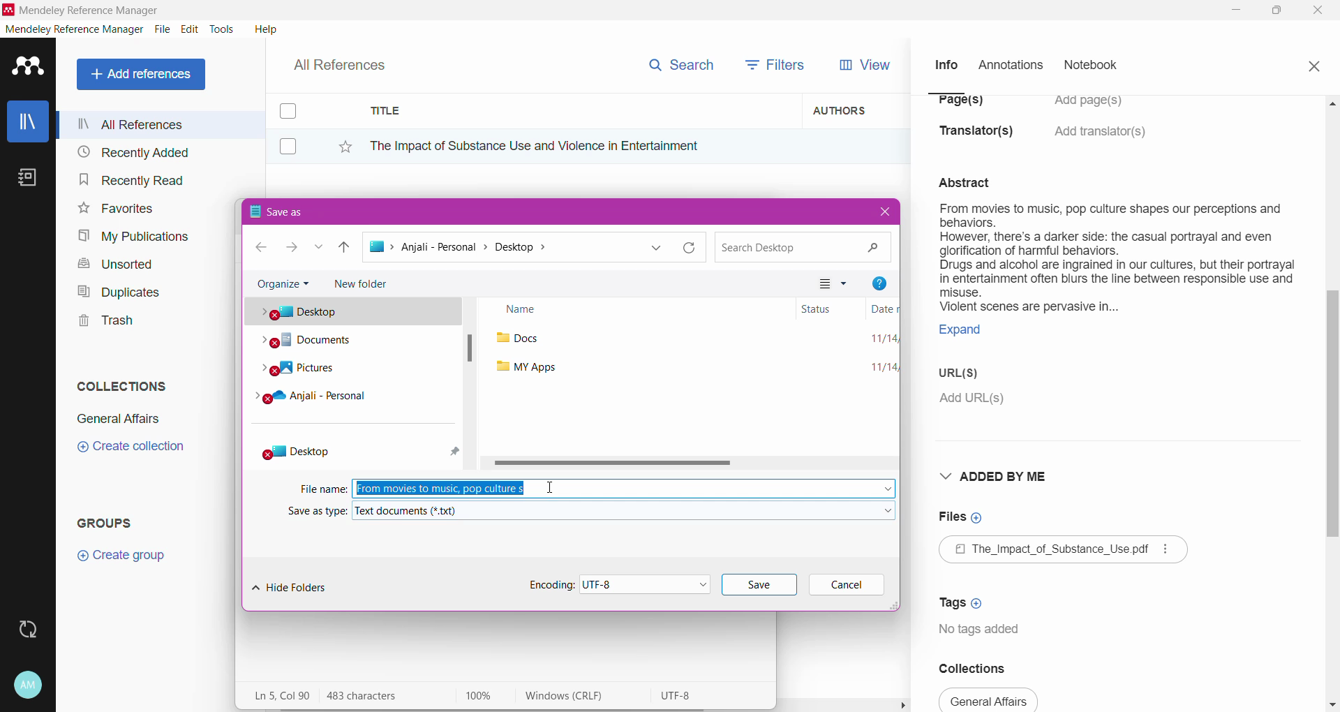 The height and width of the screenshot is (712, 1340). Describe the element at coordinates (969, 375) in the screenshot. I see `URL(S)` at that location.